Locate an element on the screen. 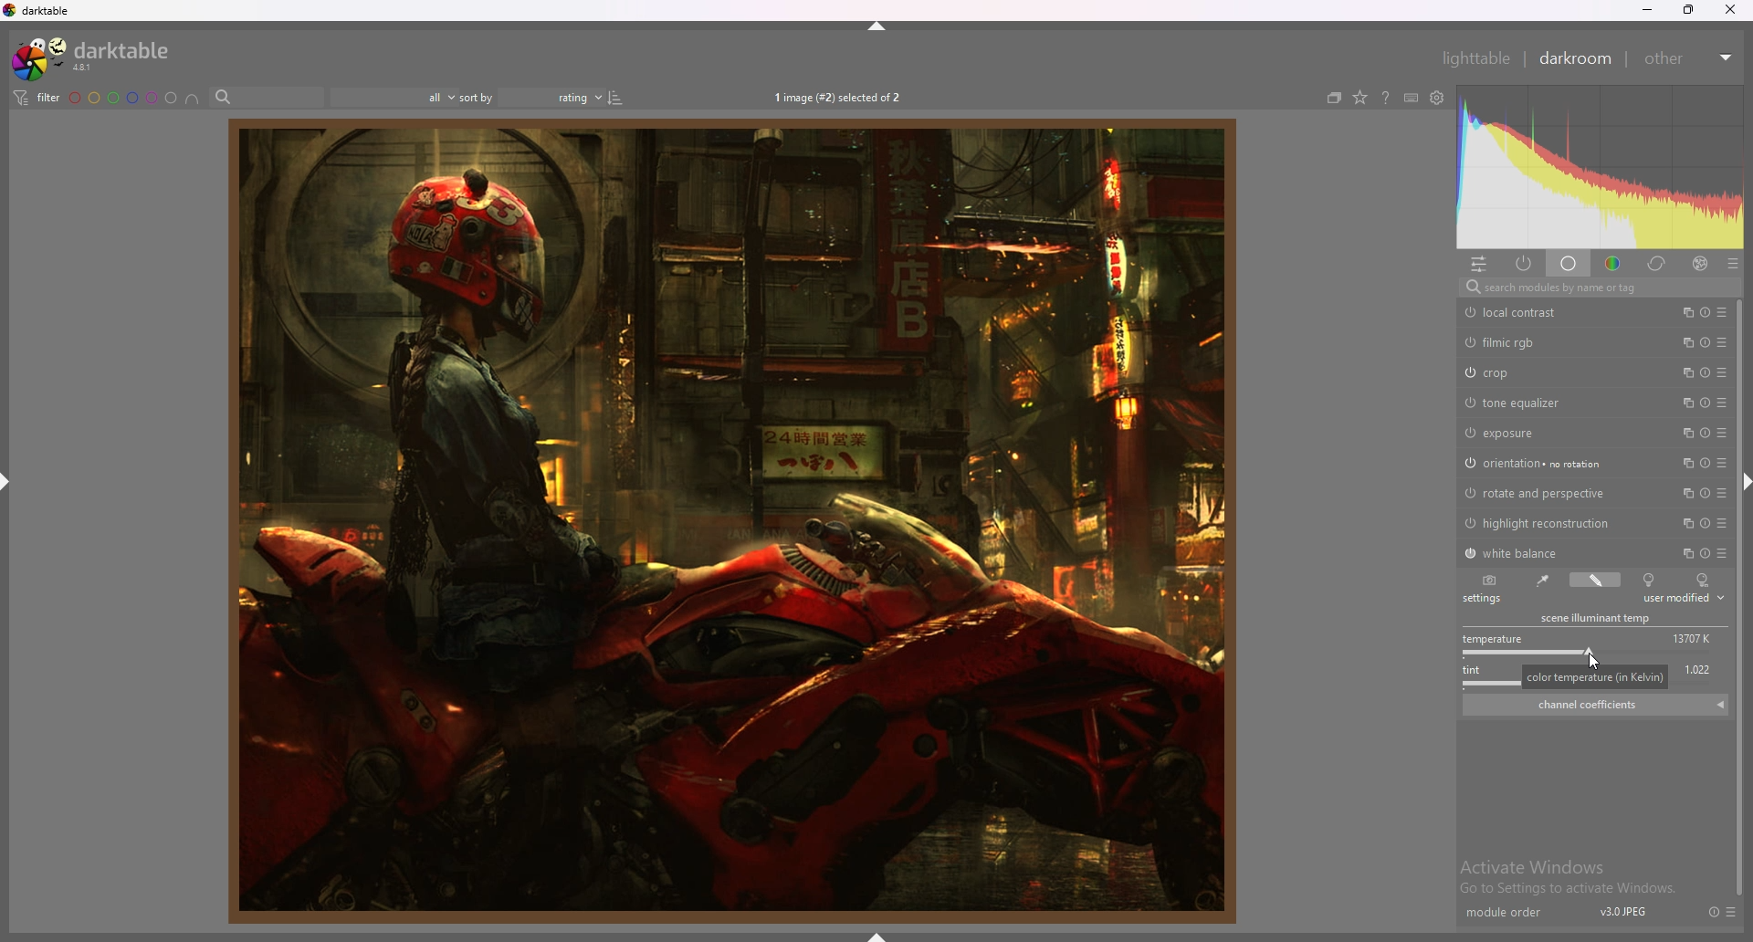  presets is located at coordinates (1722, 311).